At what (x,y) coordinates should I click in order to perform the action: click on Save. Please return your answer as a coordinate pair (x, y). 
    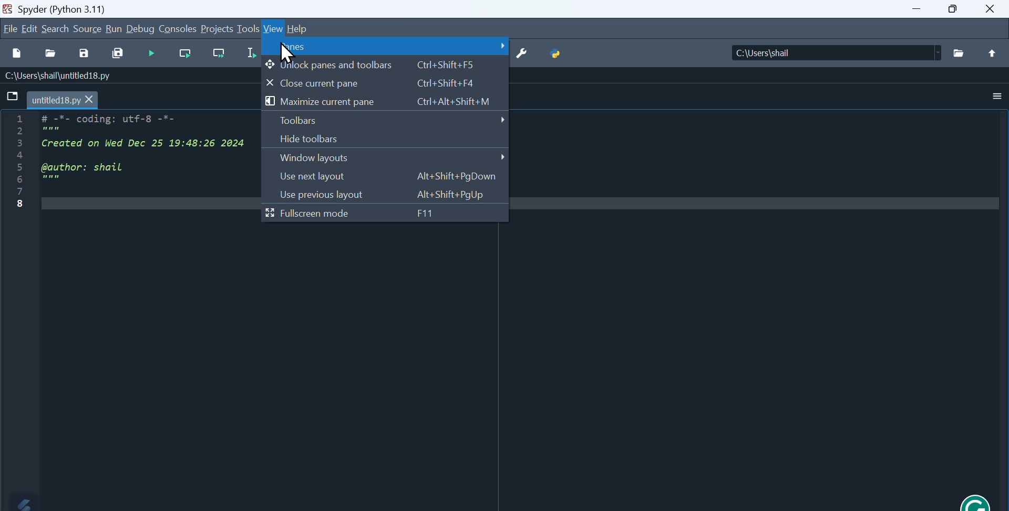
    Looking at the image, I should click on (85, 53).